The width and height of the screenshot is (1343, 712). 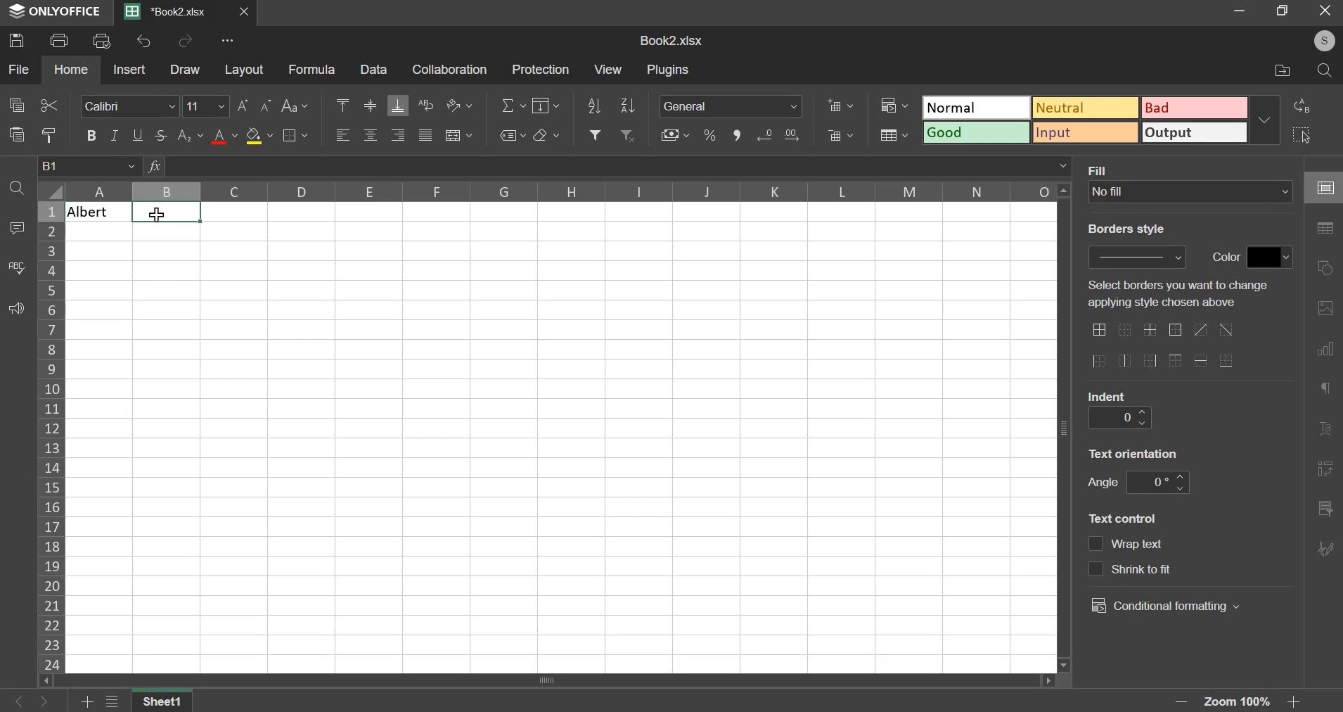 What do you see at coordinates (224, 137) in the screenshot?
I see `text color` at bounding box center [224, 137].